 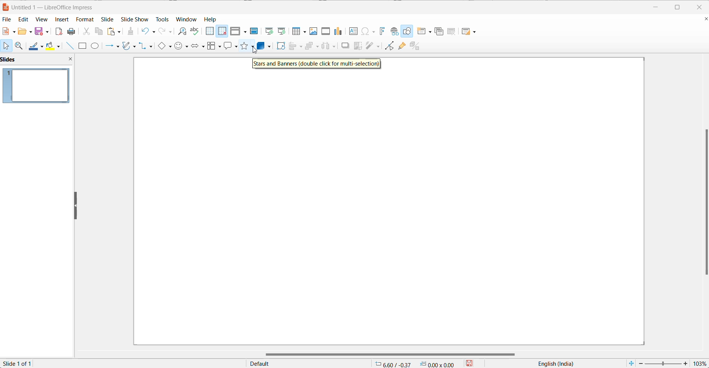 I want to click on insert text, so click(x=354, y=32).